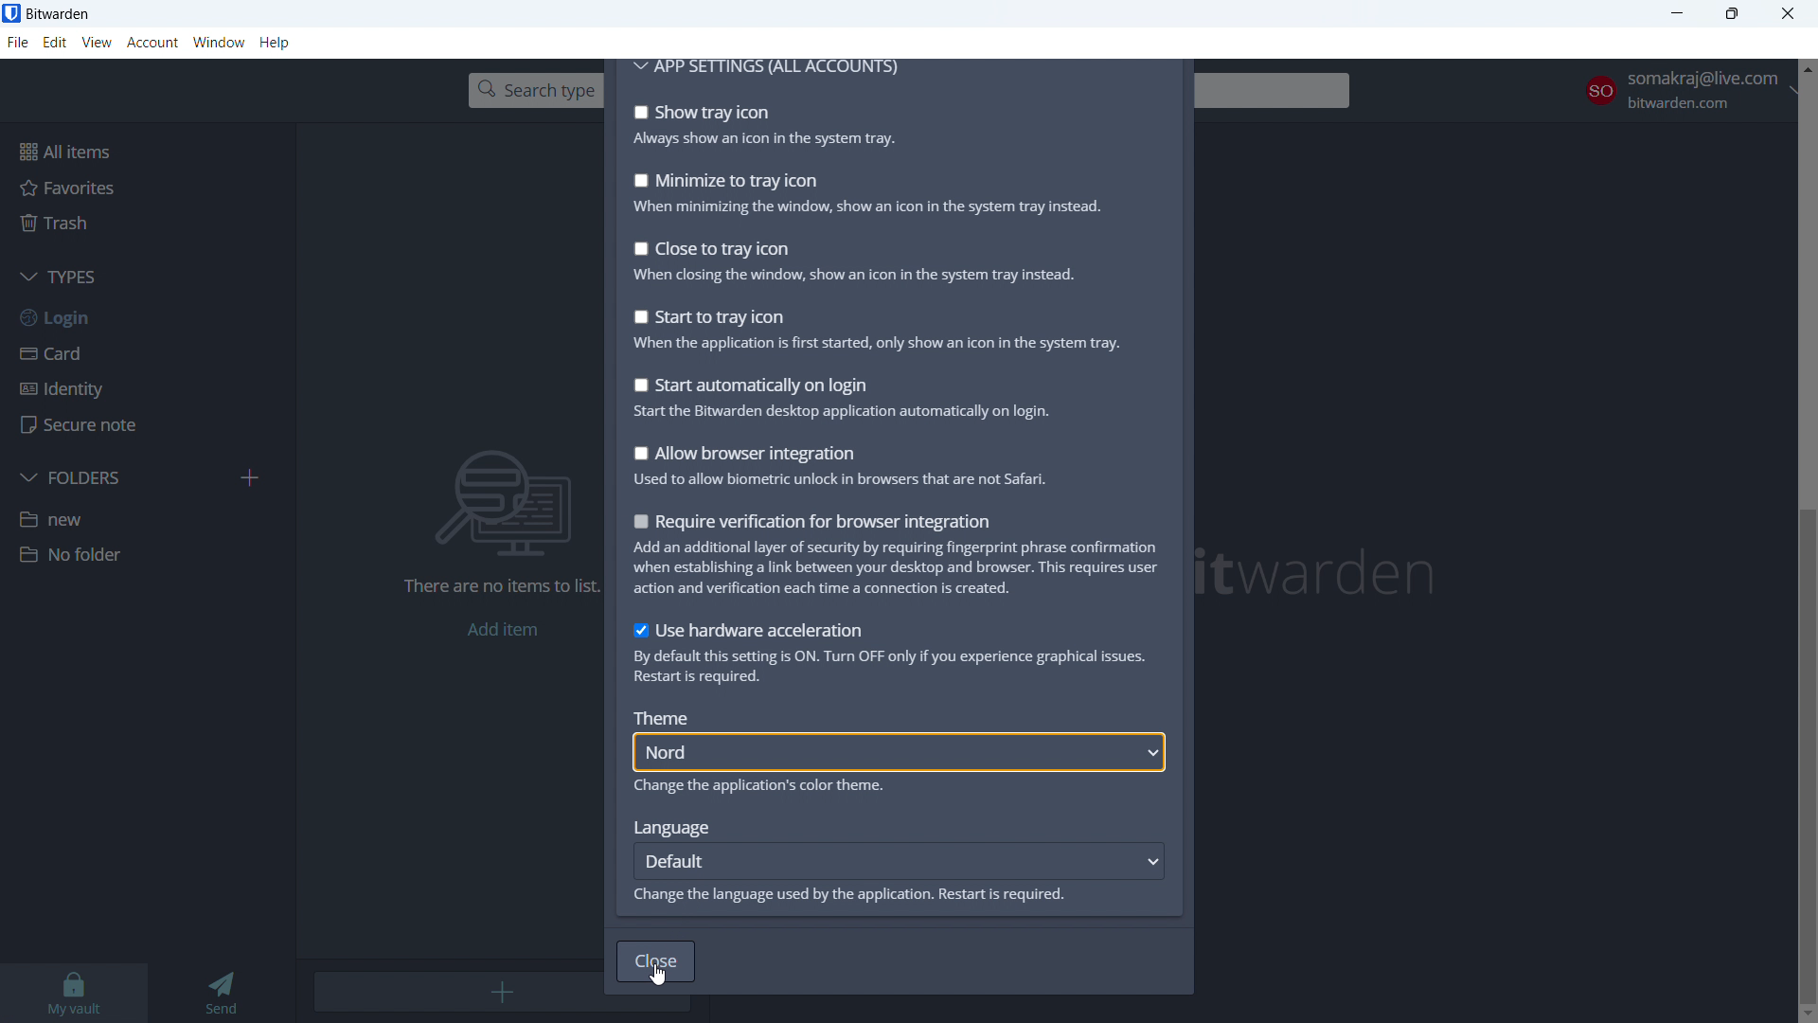 The width and height of the screenshot is (1818, 1023). I want to click on maximize, so click(1732, 14).